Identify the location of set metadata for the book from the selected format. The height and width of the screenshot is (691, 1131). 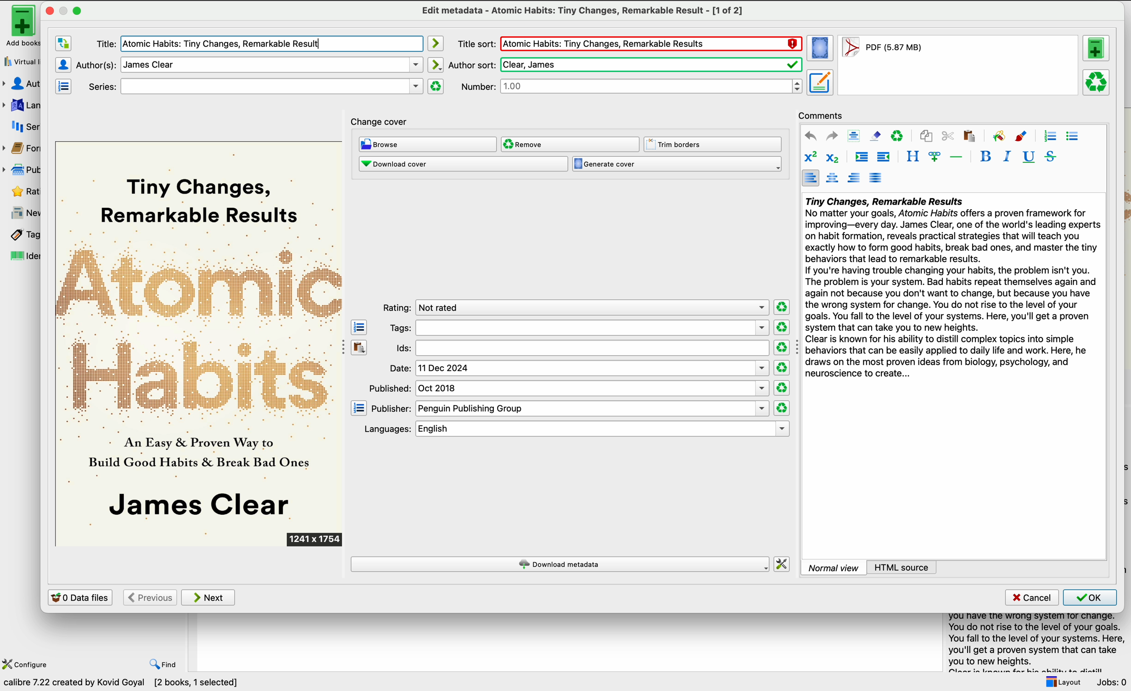
(820, 83).